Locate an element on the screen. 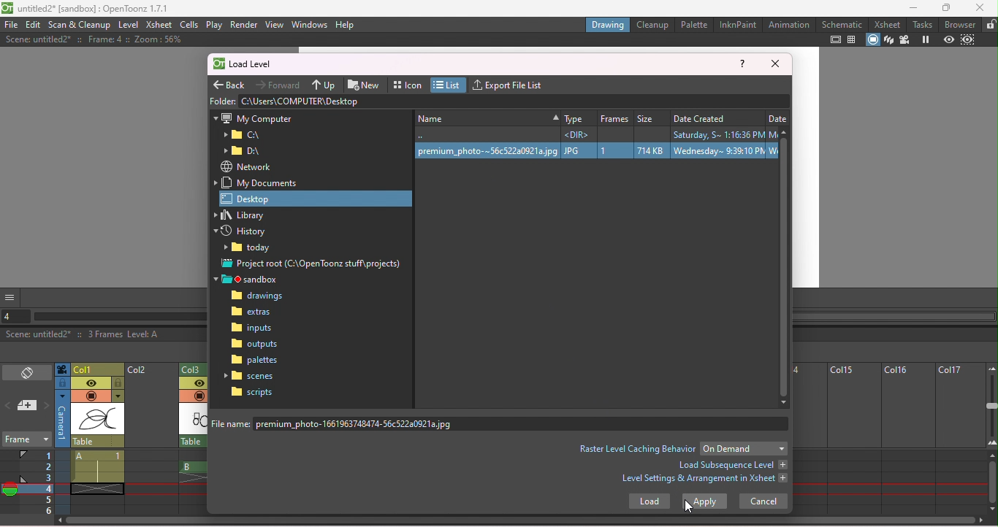  Animatio is located at coordinates (788, 24).